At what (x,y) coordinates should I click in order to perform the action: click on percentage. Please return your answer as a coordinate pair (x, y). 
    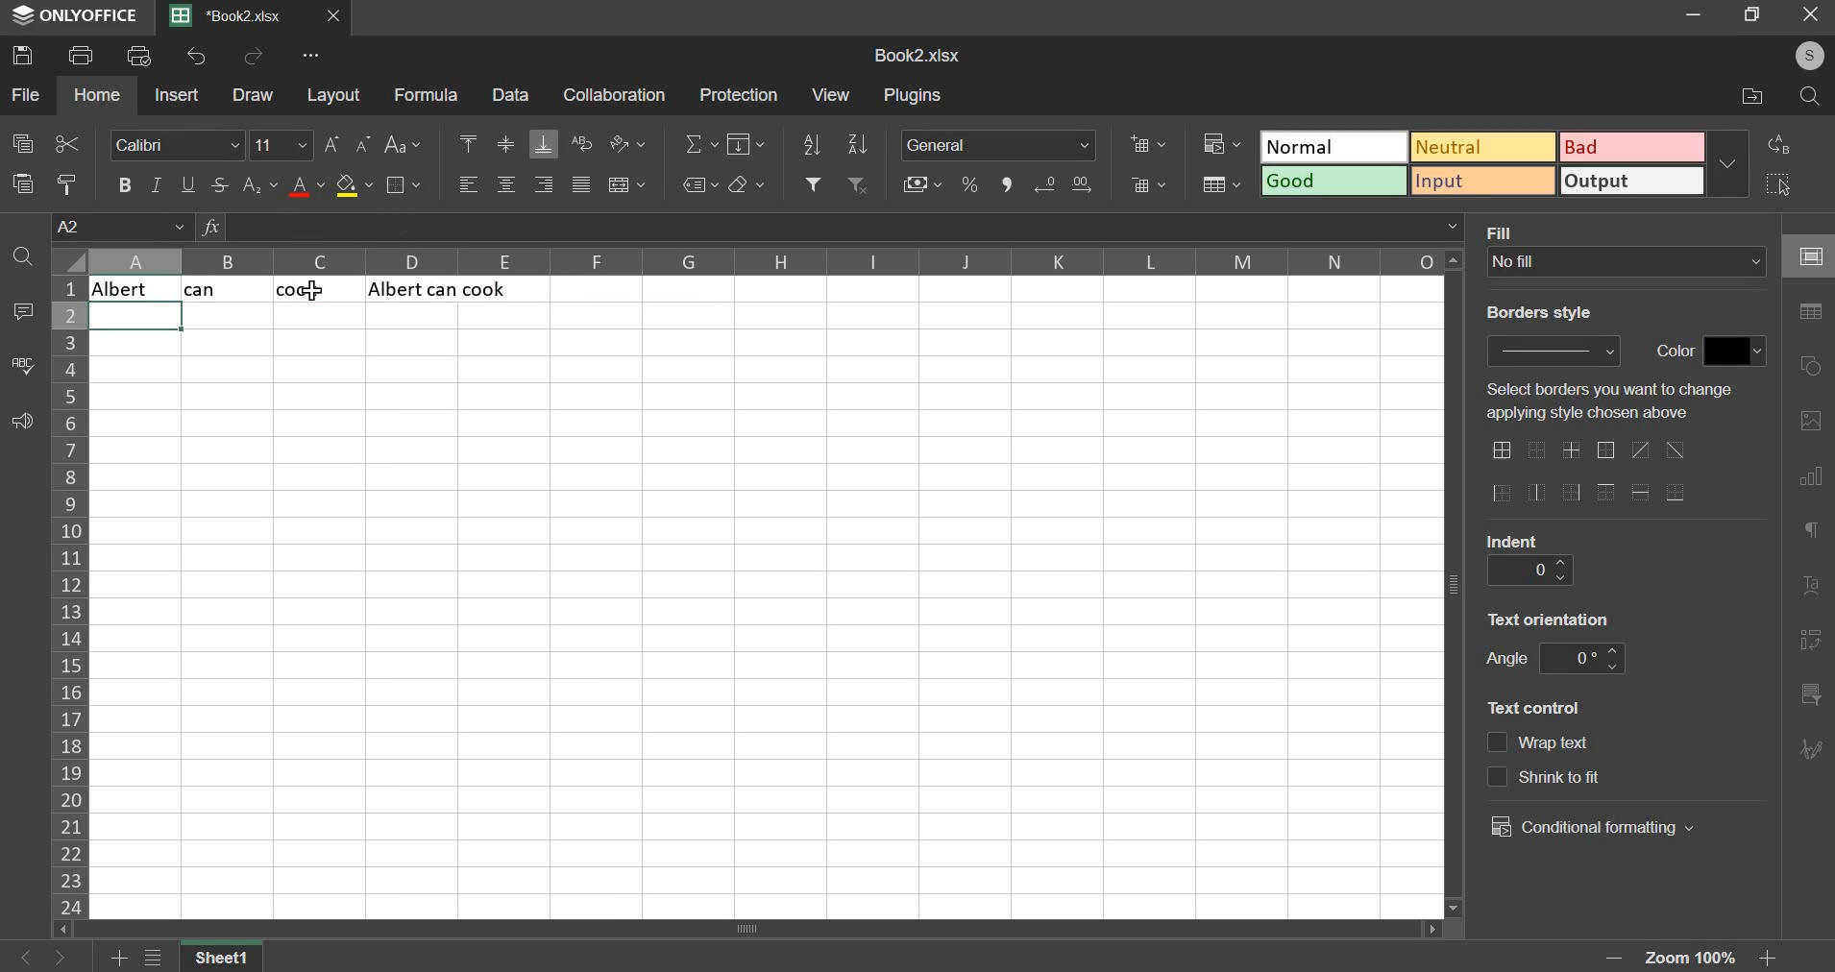
    Looking at the image, I should click on (968, 184).